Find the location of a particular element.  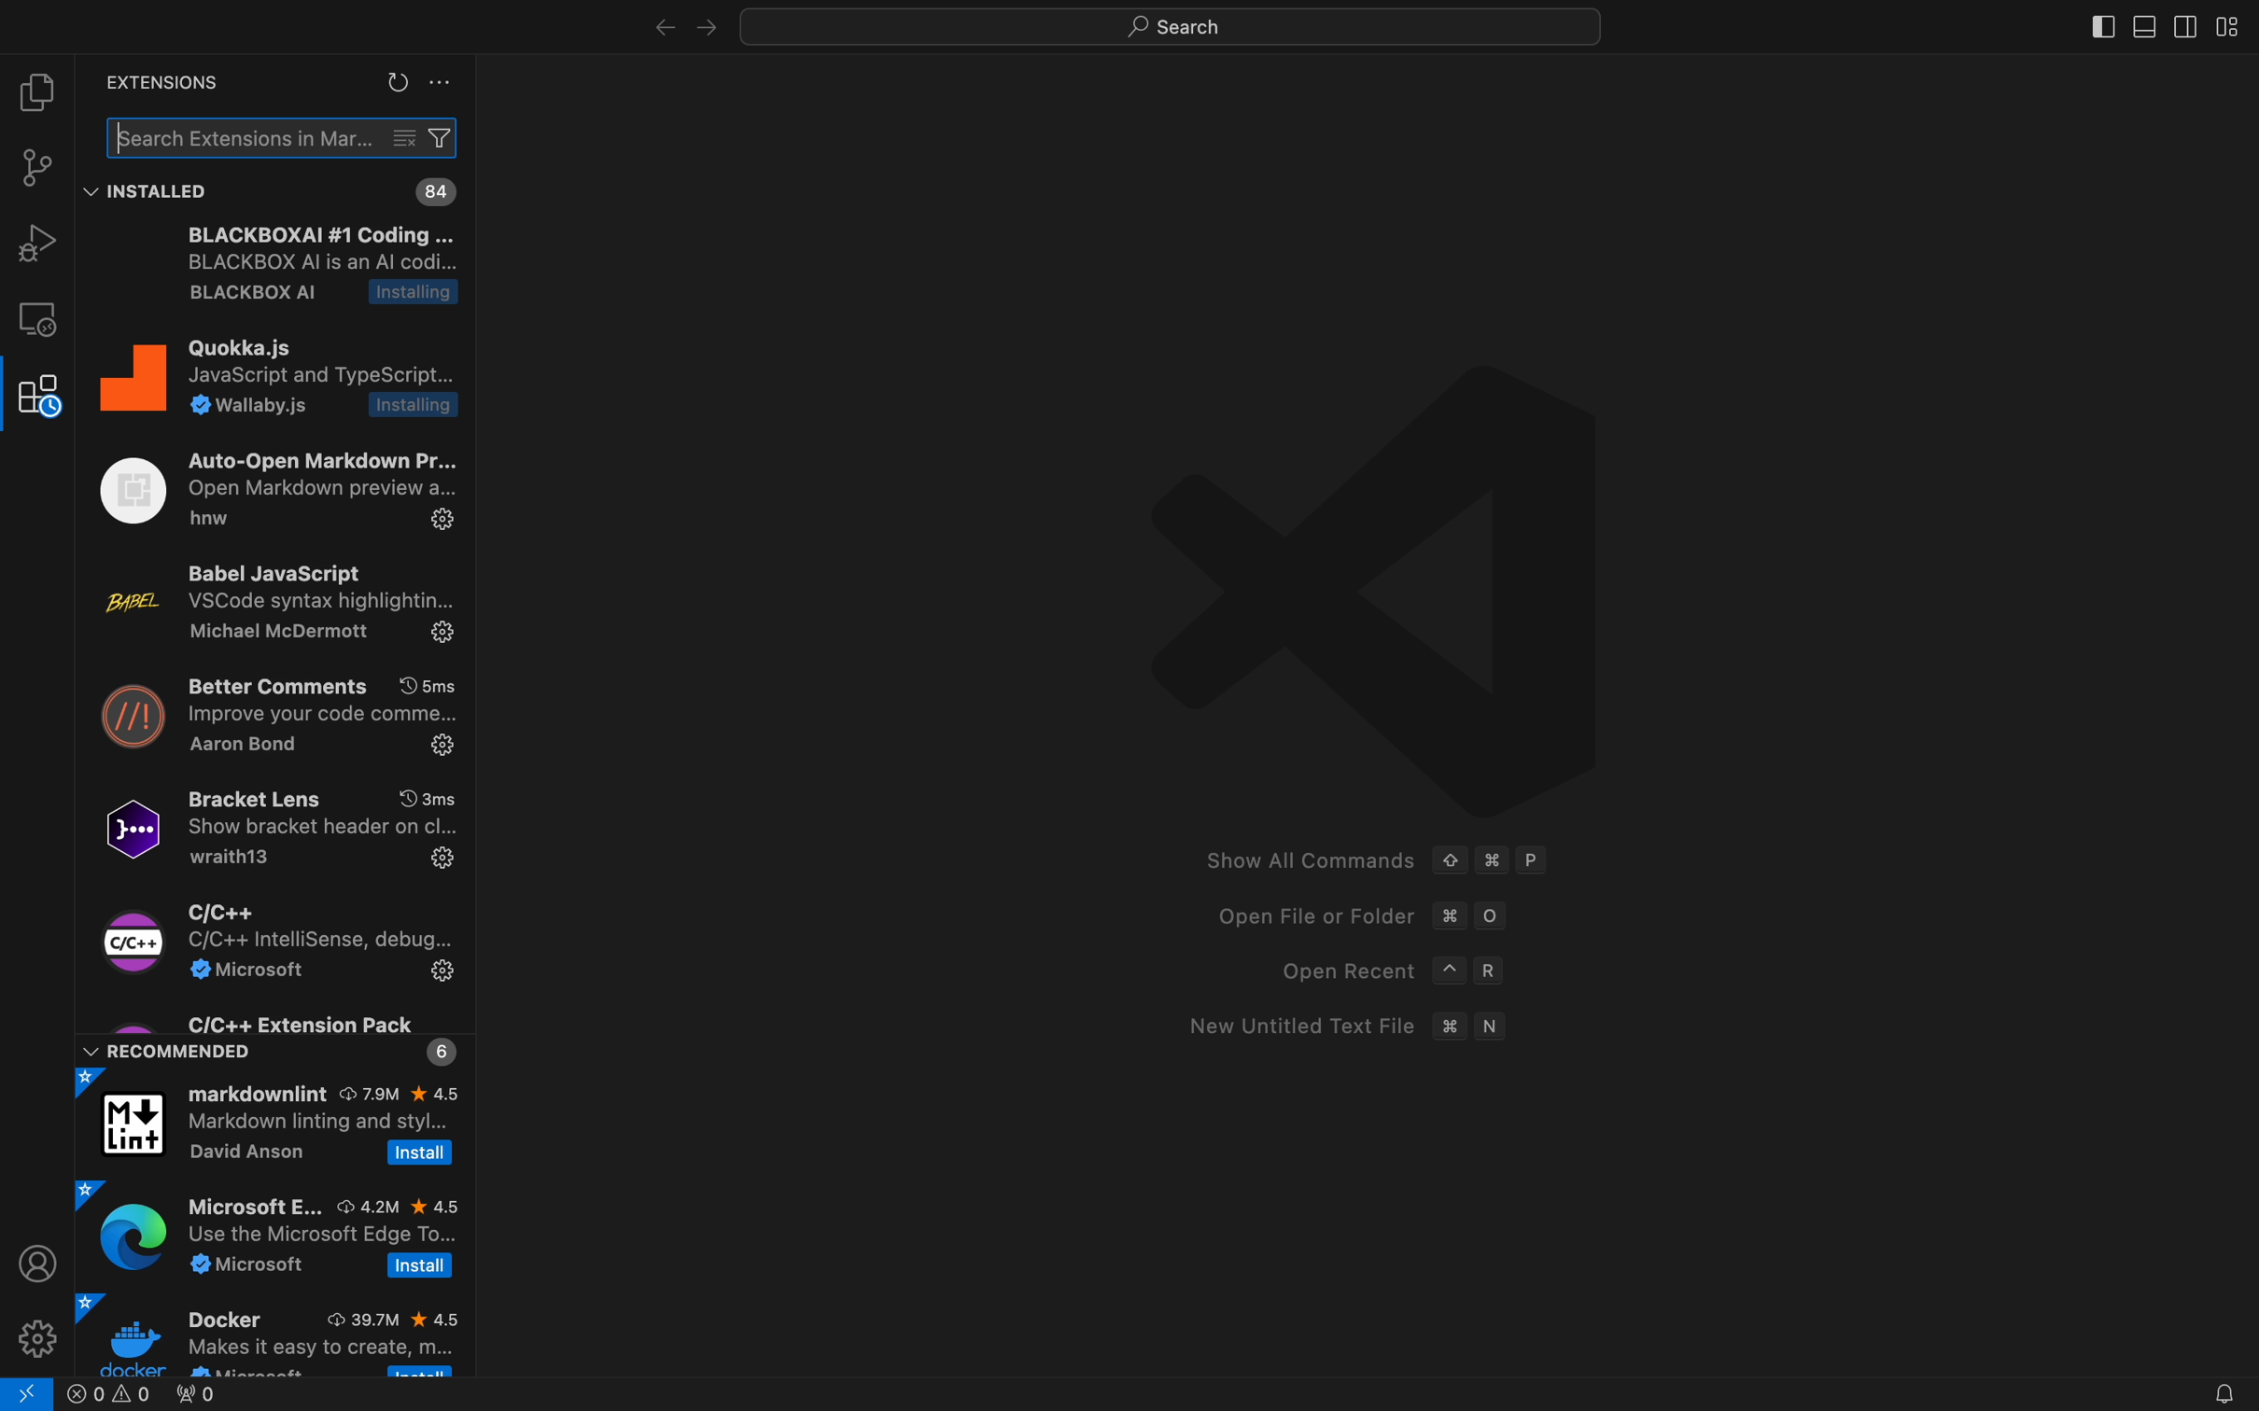

Bracket Lens DO 3ms
Show bracket header on cl...
wraith13 F2] is located at coordinates (272, 830).